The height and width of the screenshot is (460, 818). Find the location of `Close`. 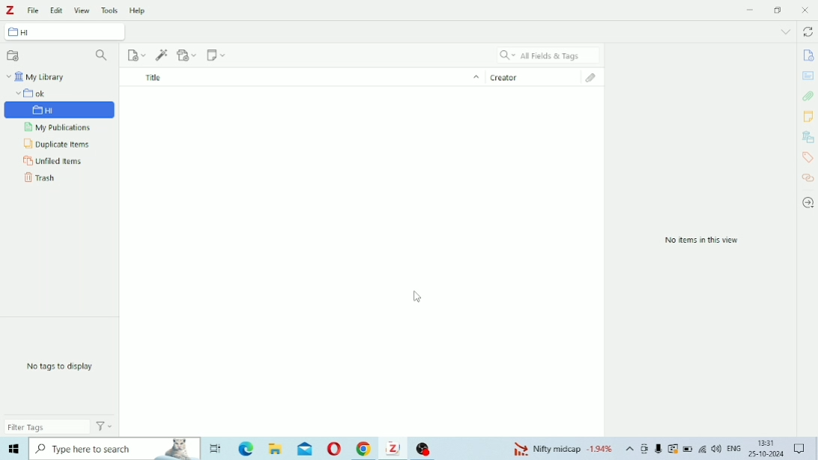

Close is located at coordinates (805, 10).